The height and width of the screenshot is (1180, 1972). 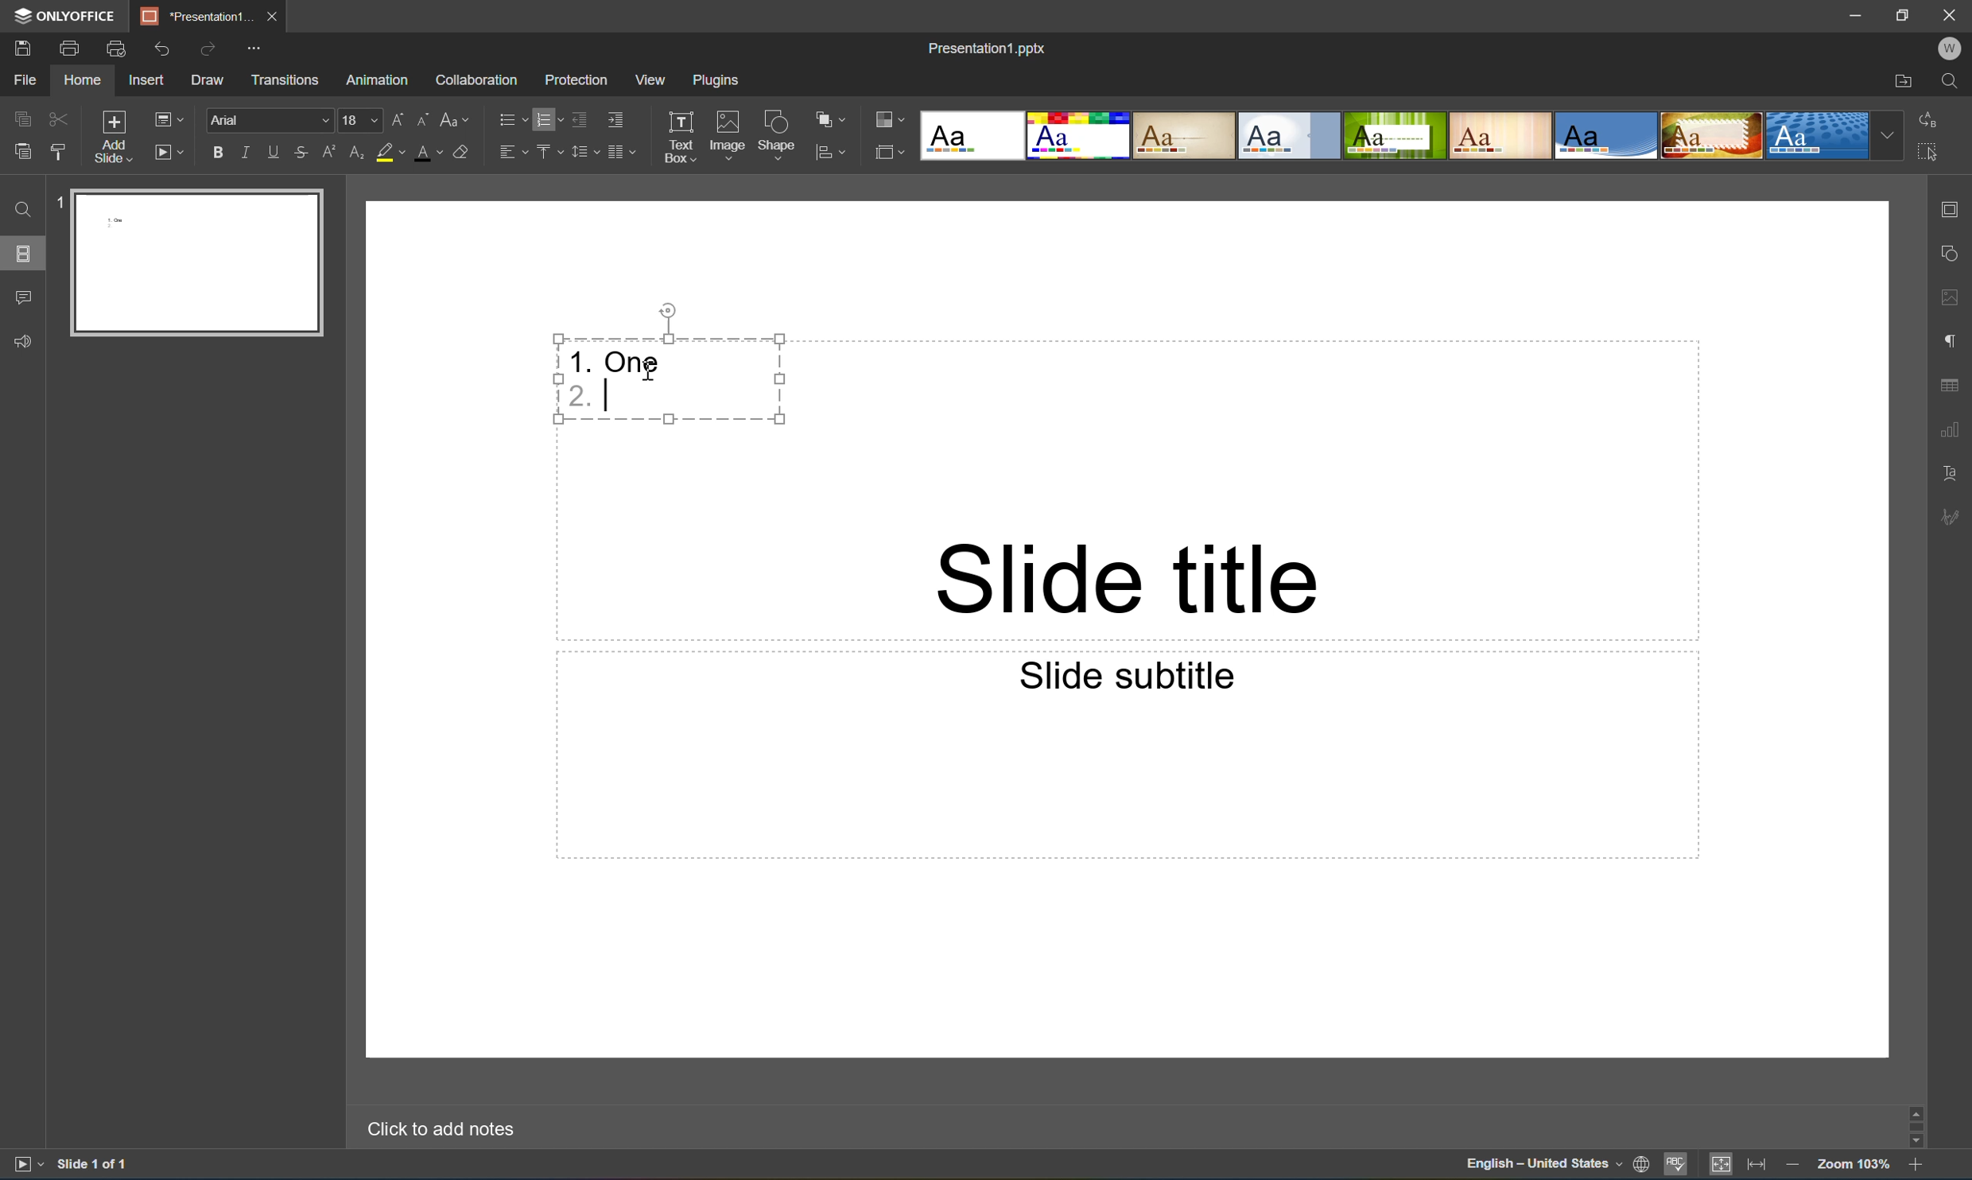 I want to click on Slide subtitle, so click(x=1122, y=673).